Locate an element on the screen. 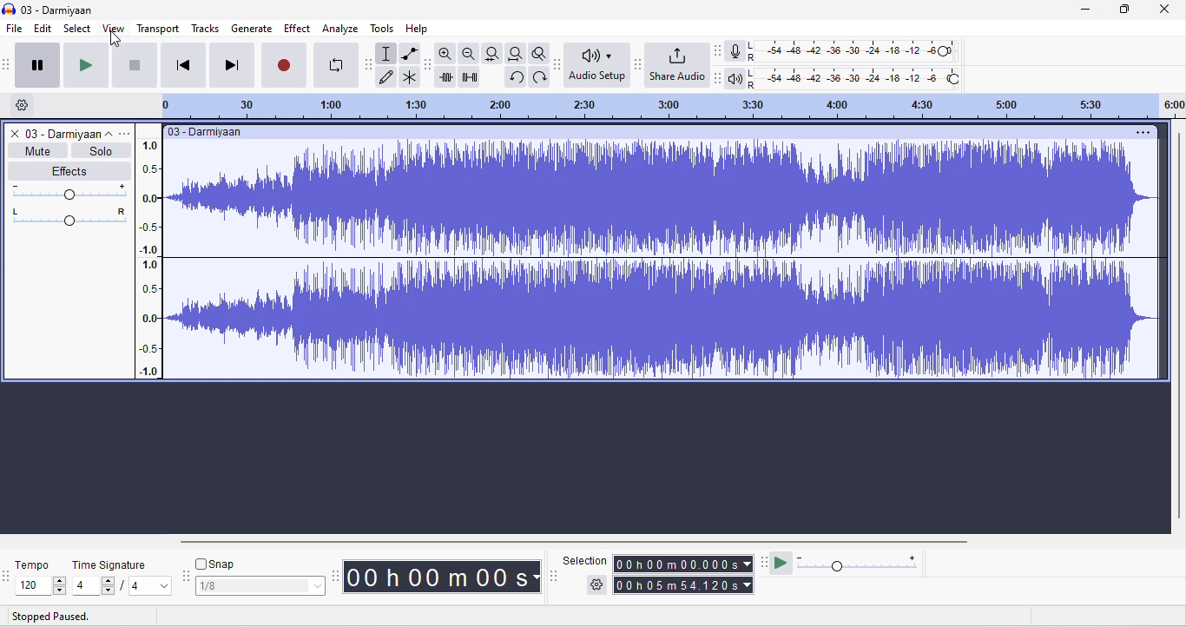 This screenshot has width=1186, height=627. mute is located at coordinates (37, 151).